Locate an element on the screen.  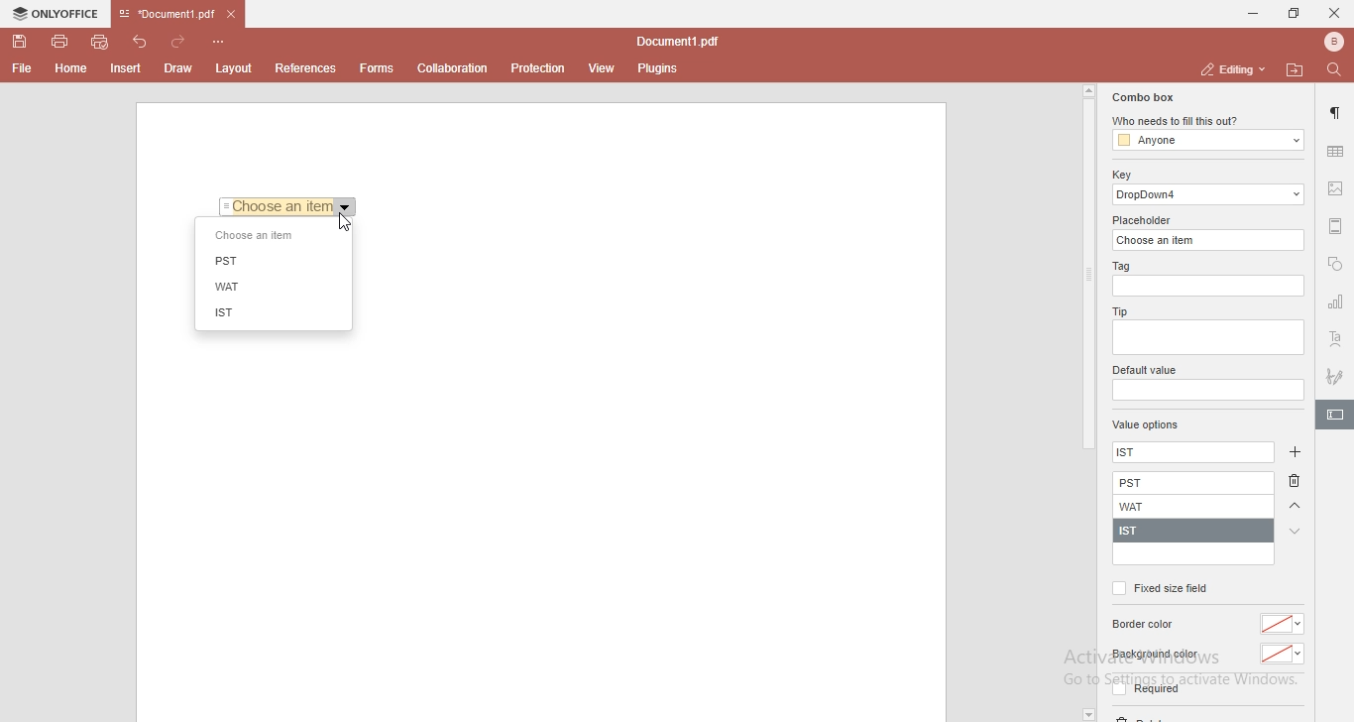
placeholder is located at coordinates (1145, 220).